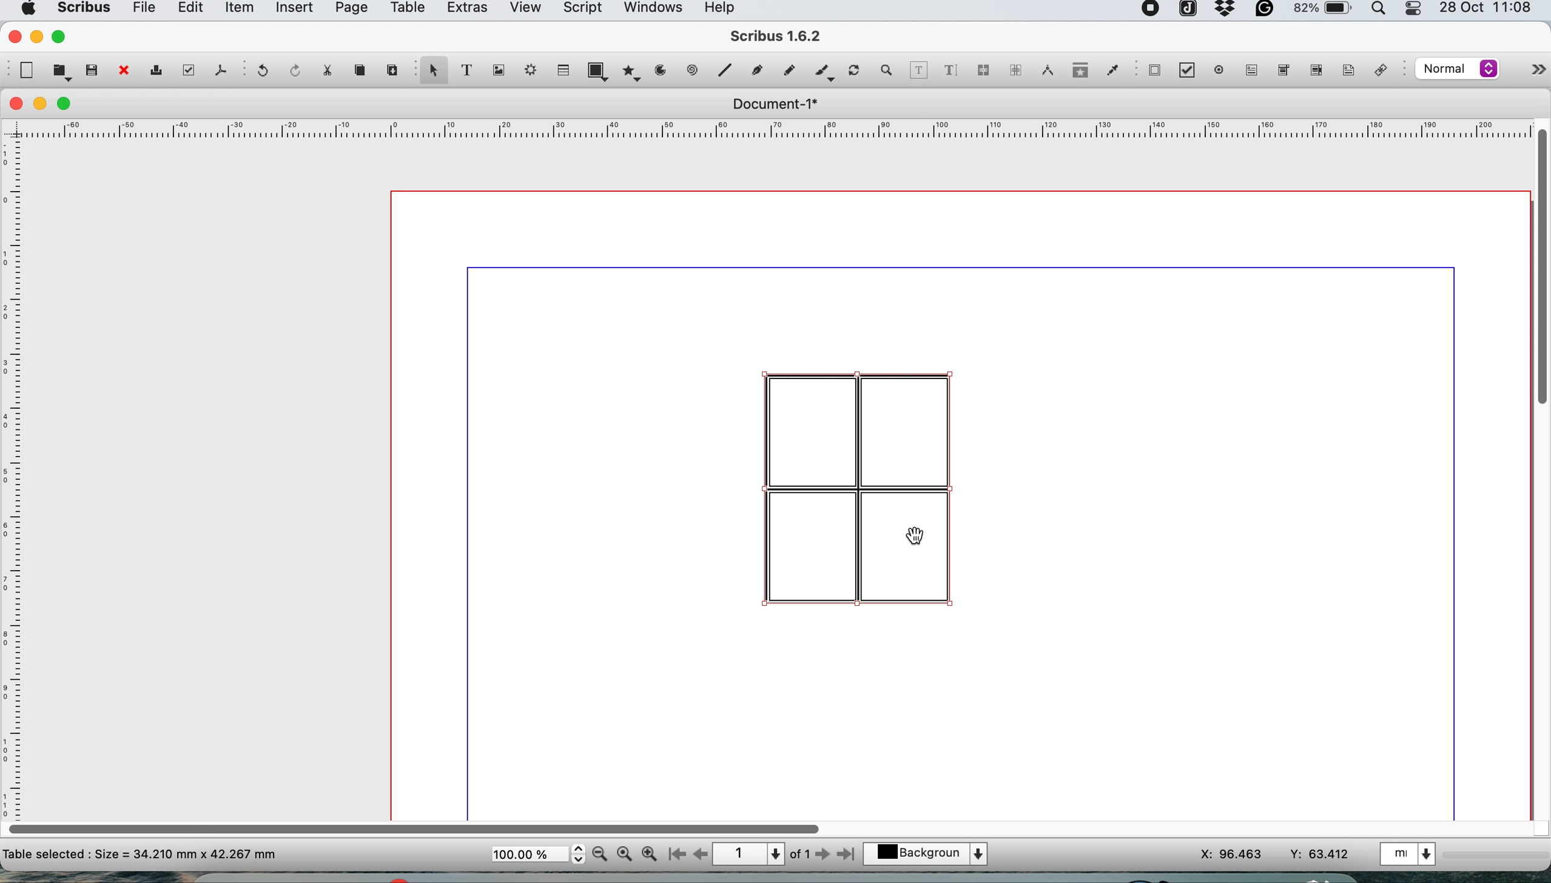  Describe the element at coordinates (1540, 264) in the screenshot. I see `vertical scroll bar` at that location.